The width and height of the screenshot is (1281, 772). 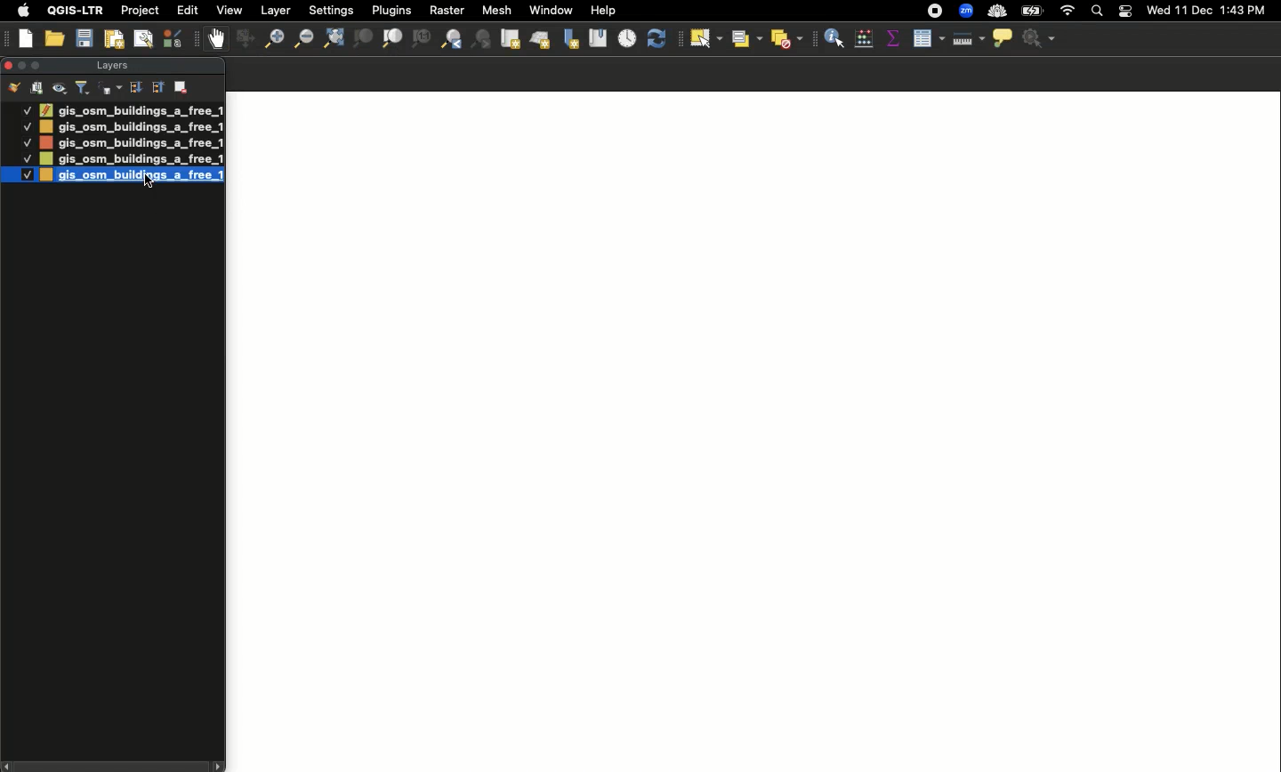 What do you see at coordinates (130, 159) in the screenshot?
I see `gis_osm_buildings_a_free_1` at bounding box center [130, 159].